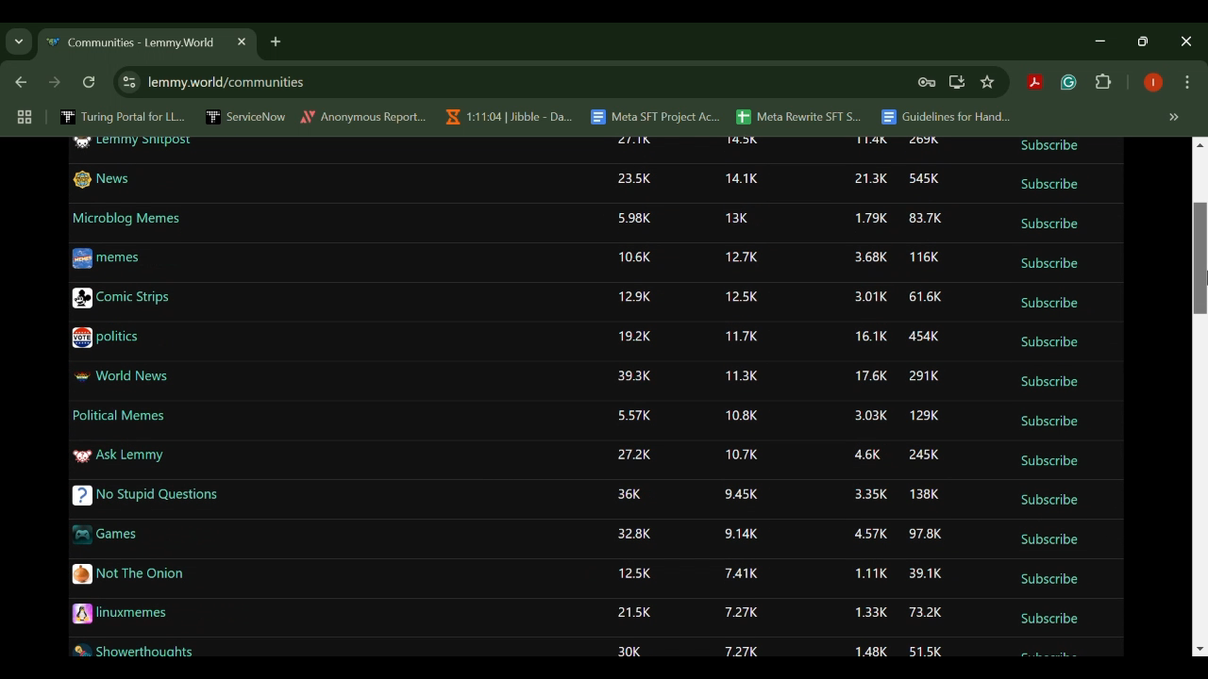  I want to click on 7.27K, so click(740, 613).